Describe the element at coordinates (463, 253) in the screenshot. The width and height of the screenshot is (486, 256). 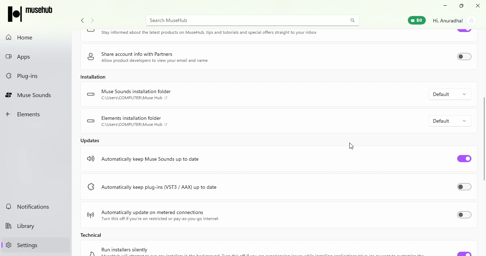
I see `Toggle` at that location.